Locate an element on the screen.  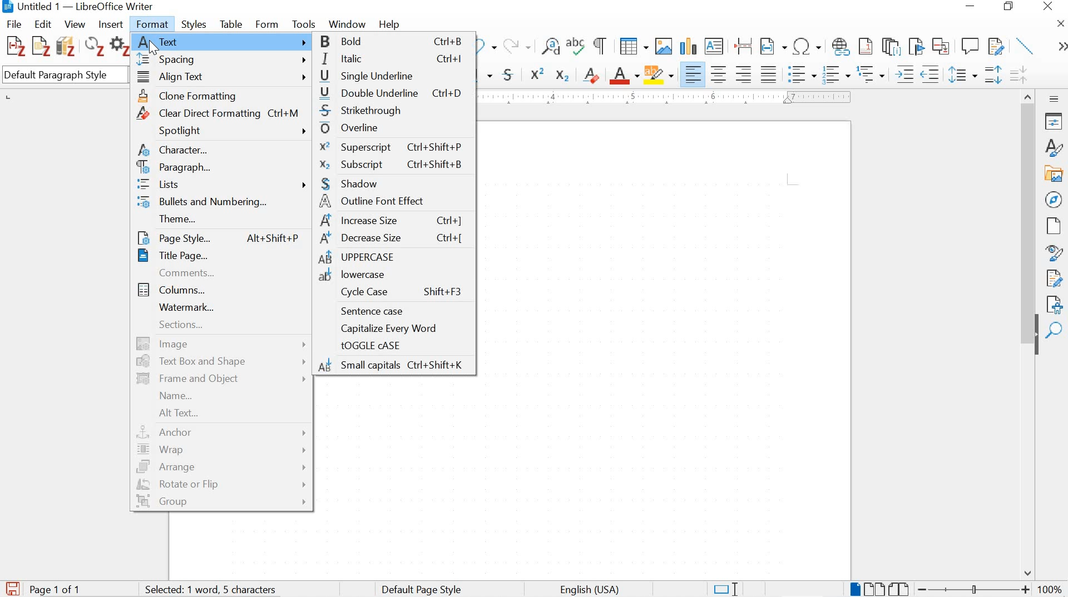
small capitals          Ctrl+Shift+K is located at coordinates (394, 366).